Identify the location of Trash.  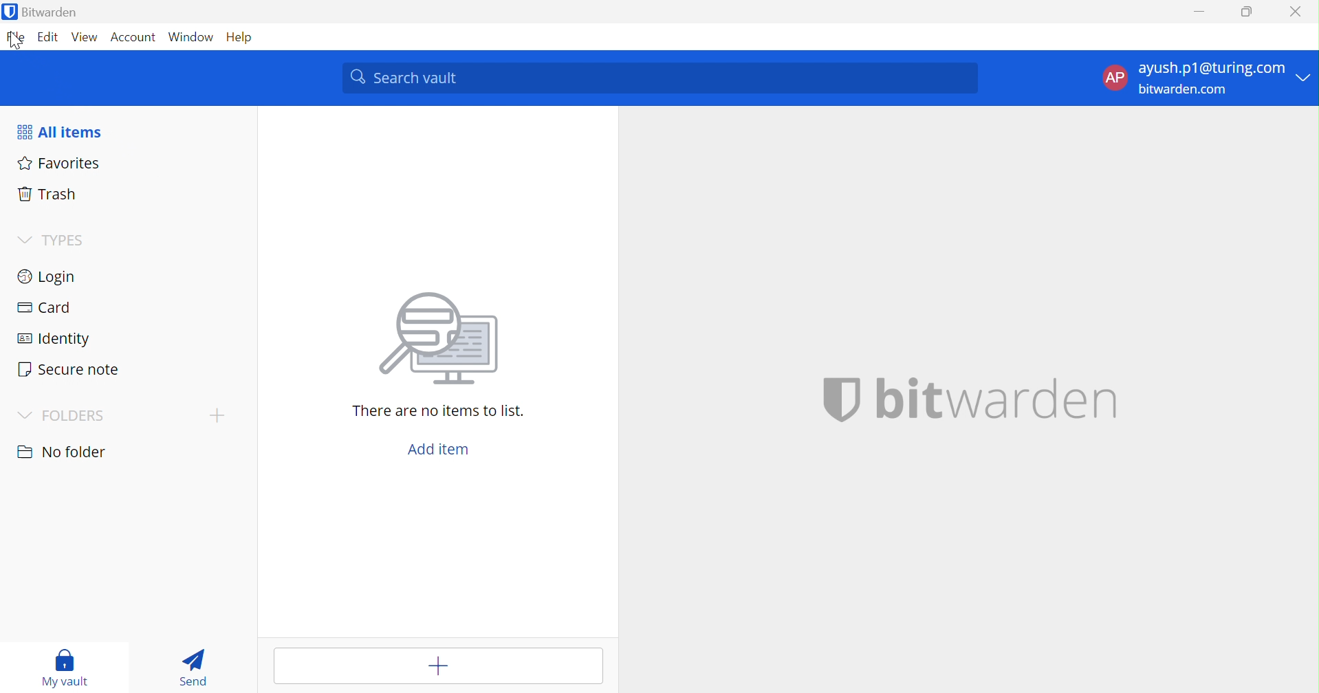
(51, 193).